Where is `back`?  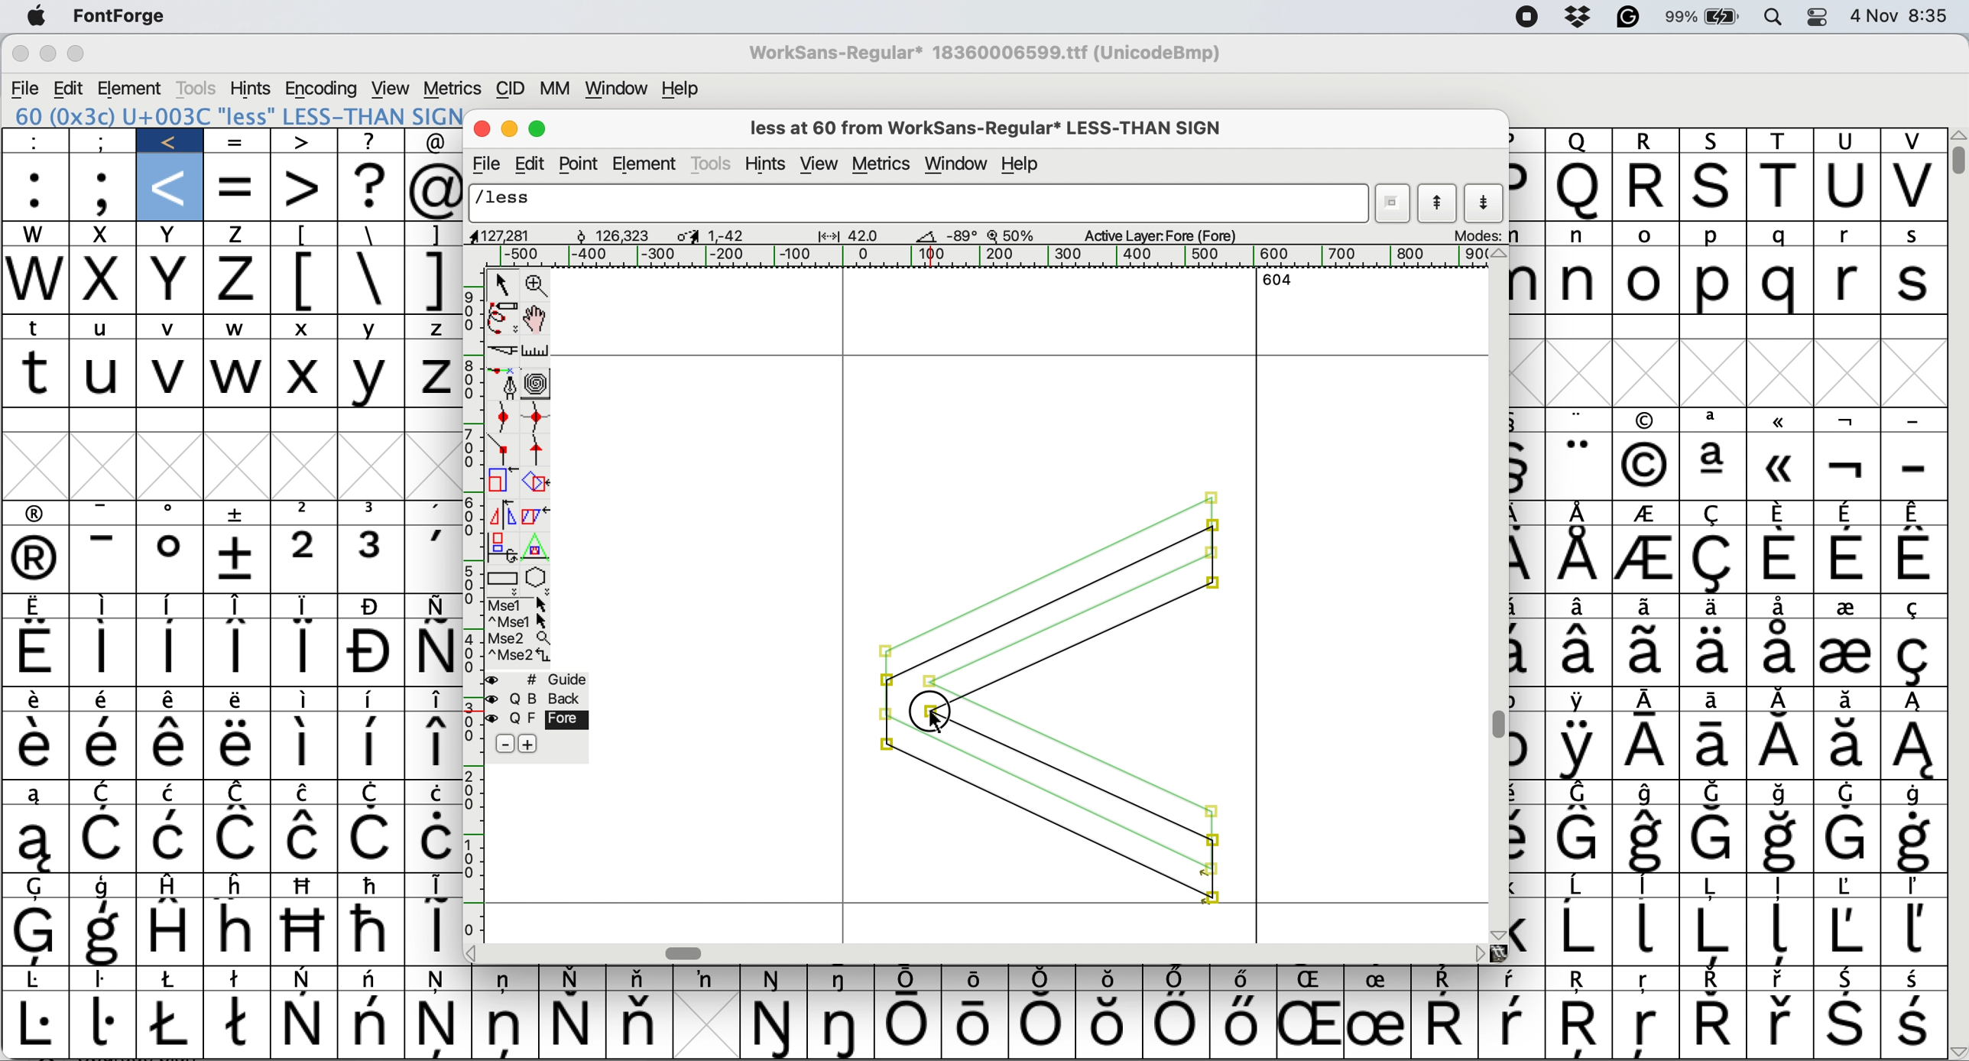 back is located at coordinates (539, 699).